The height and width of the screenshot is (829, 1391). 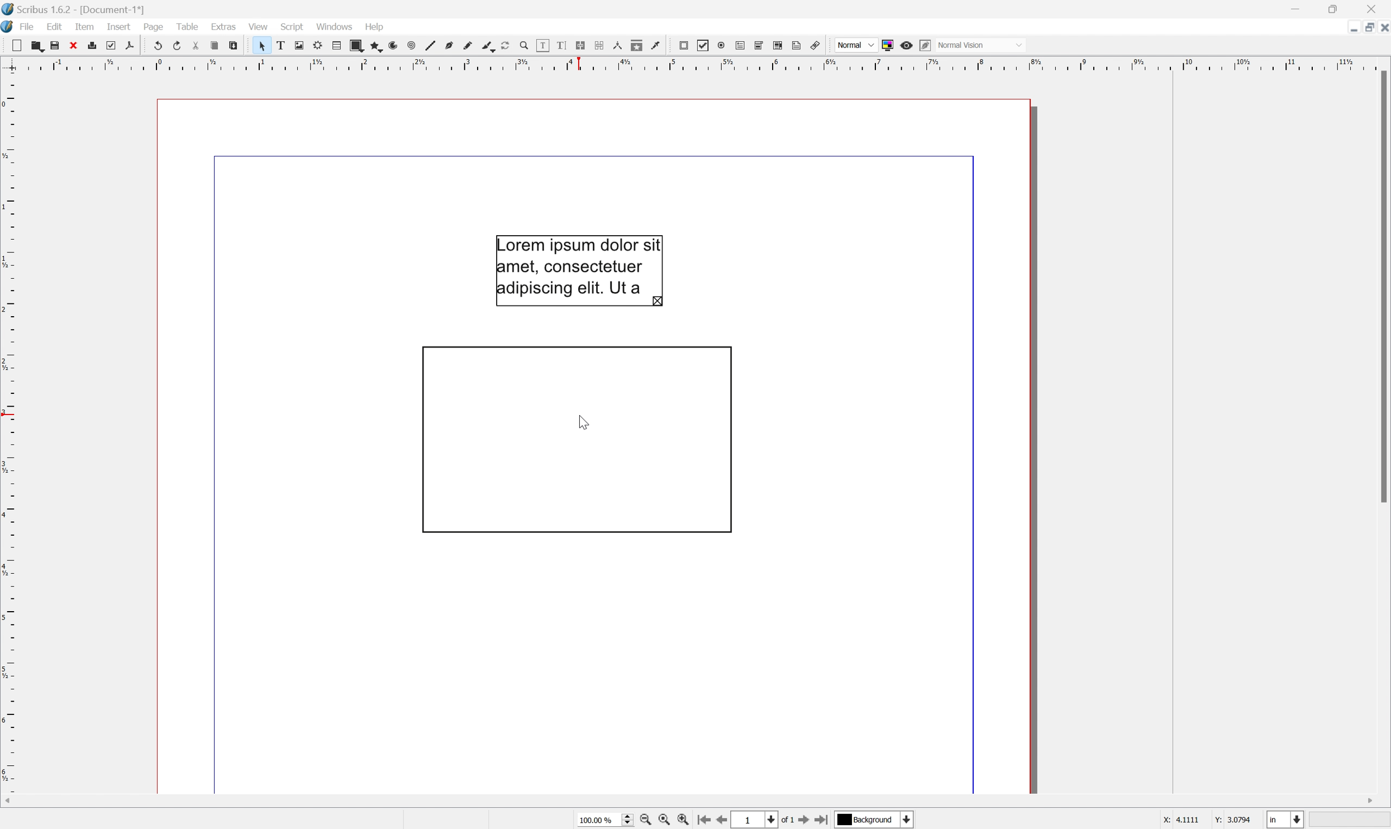 I want to click on Windows, so click(x=337, y=27).